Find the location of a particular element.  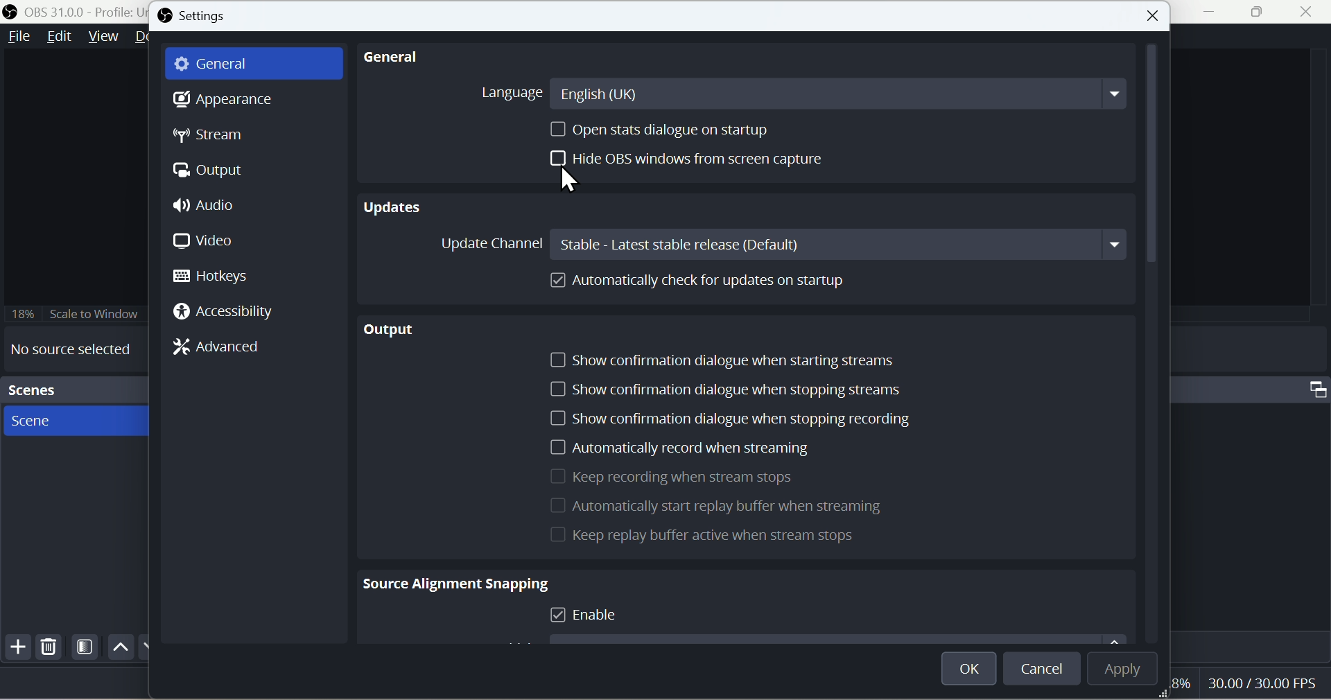

Apply is located at coordinates (1123, 670).